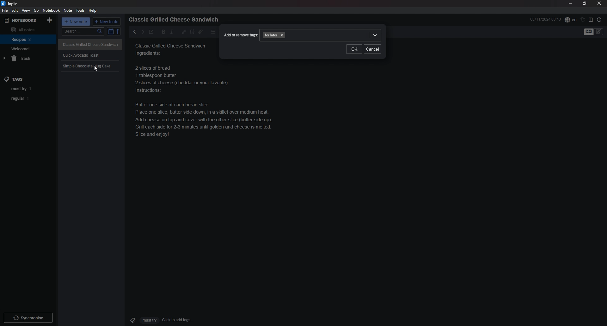  Describe the element at coordinates (208, 103) in the screenshot. I see `recipe` at that location.